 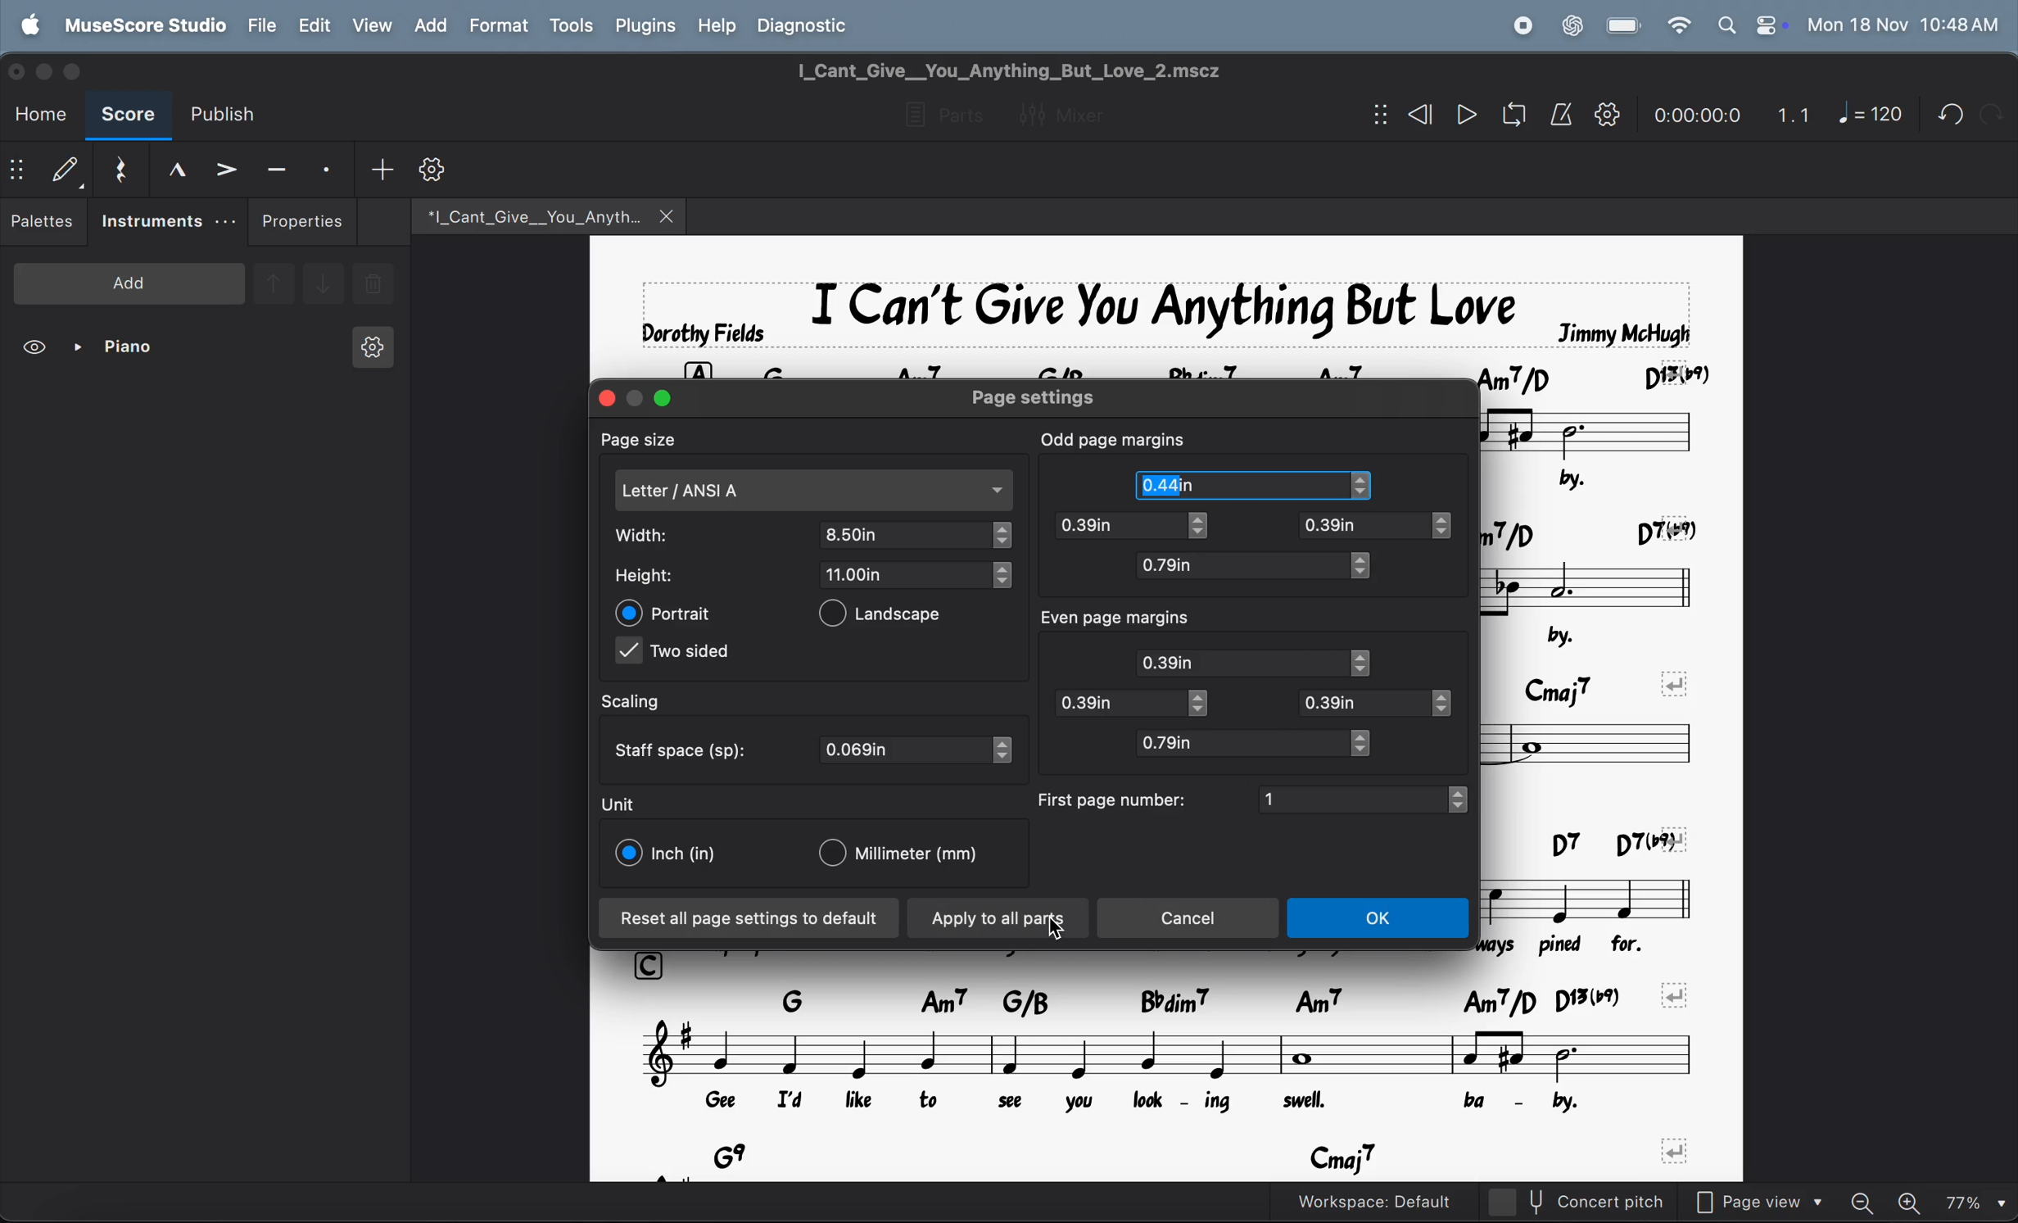 I want to click on close, so click(x=602, y=397).